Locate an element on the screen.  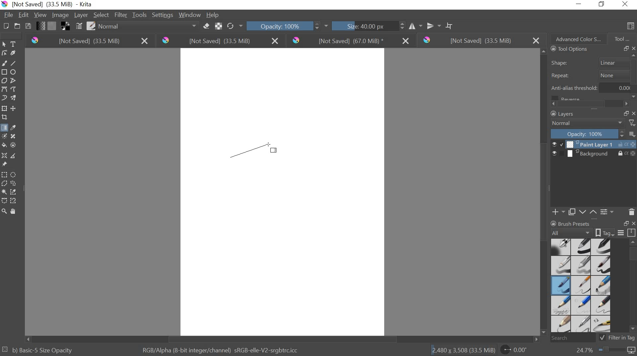
[not saved] (33.5 mb) is located at coordinates (221, 41).